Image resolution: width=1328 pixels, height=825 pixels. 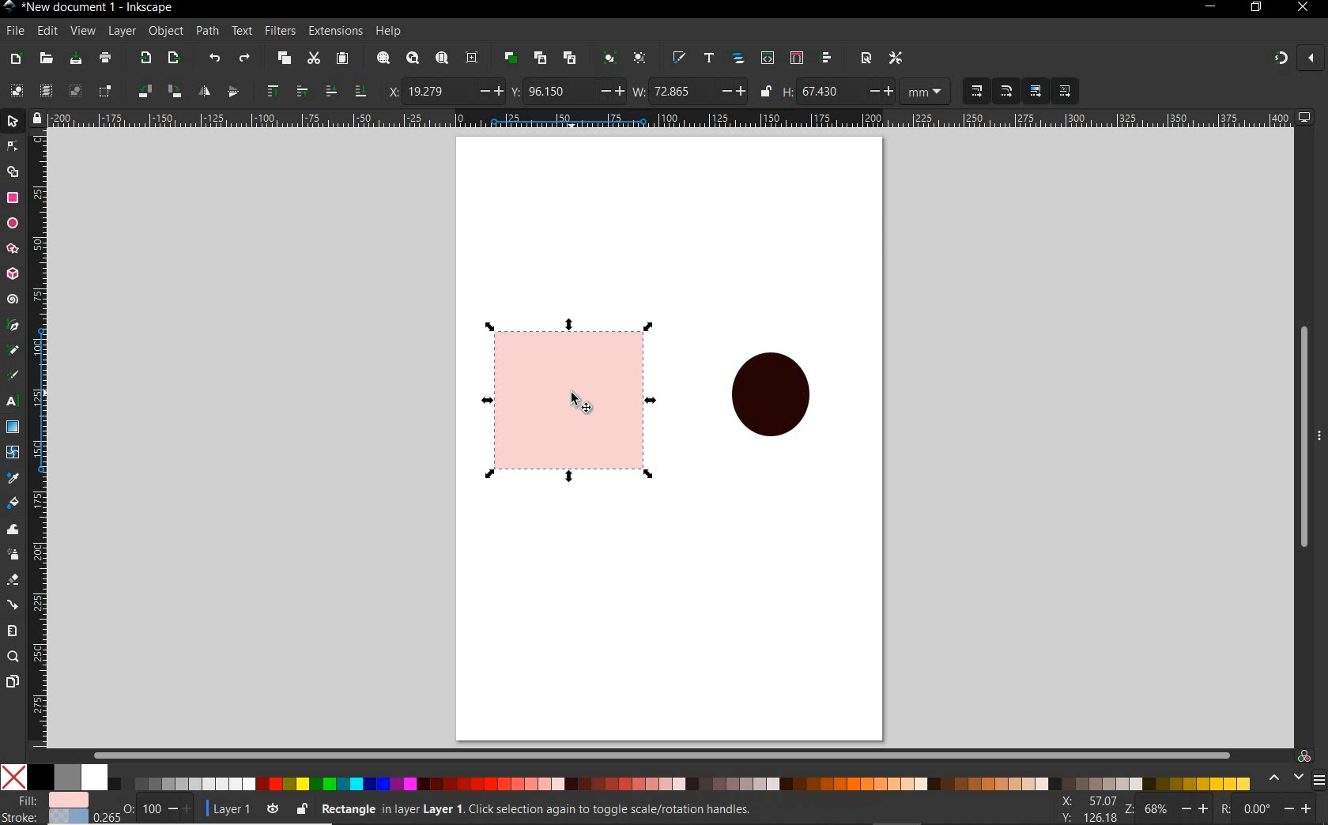 What do you see at coordinates (1320, 435) in the screenshot?
I see `hide` at bounding box center [1320, 435].